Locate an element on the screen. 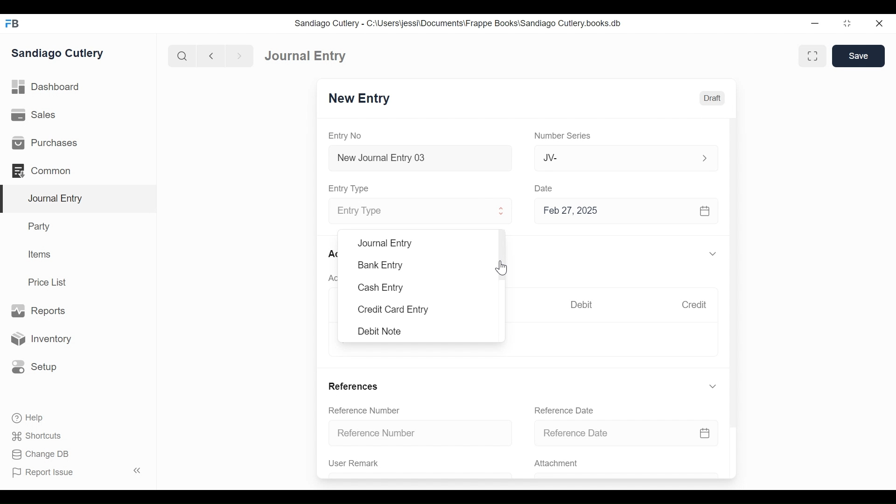 This screenshot has width=896, height=504. Toggle between form and full width is located at coordinates (812, 56).